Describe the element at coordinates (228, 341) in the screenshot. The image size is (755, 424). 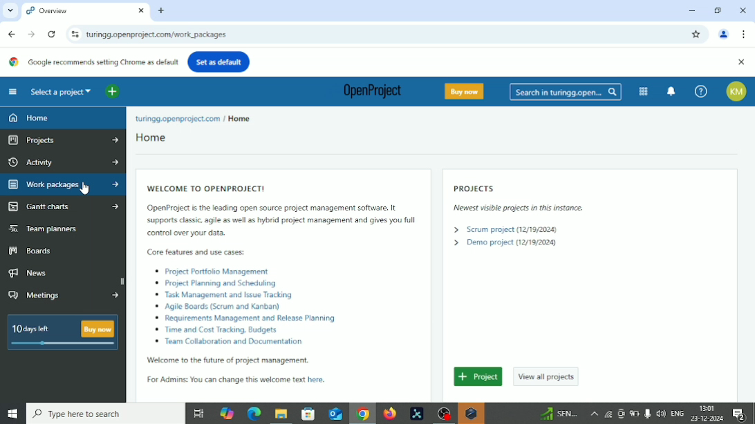
I see `® Team Collaboration and Documentation` at that location.